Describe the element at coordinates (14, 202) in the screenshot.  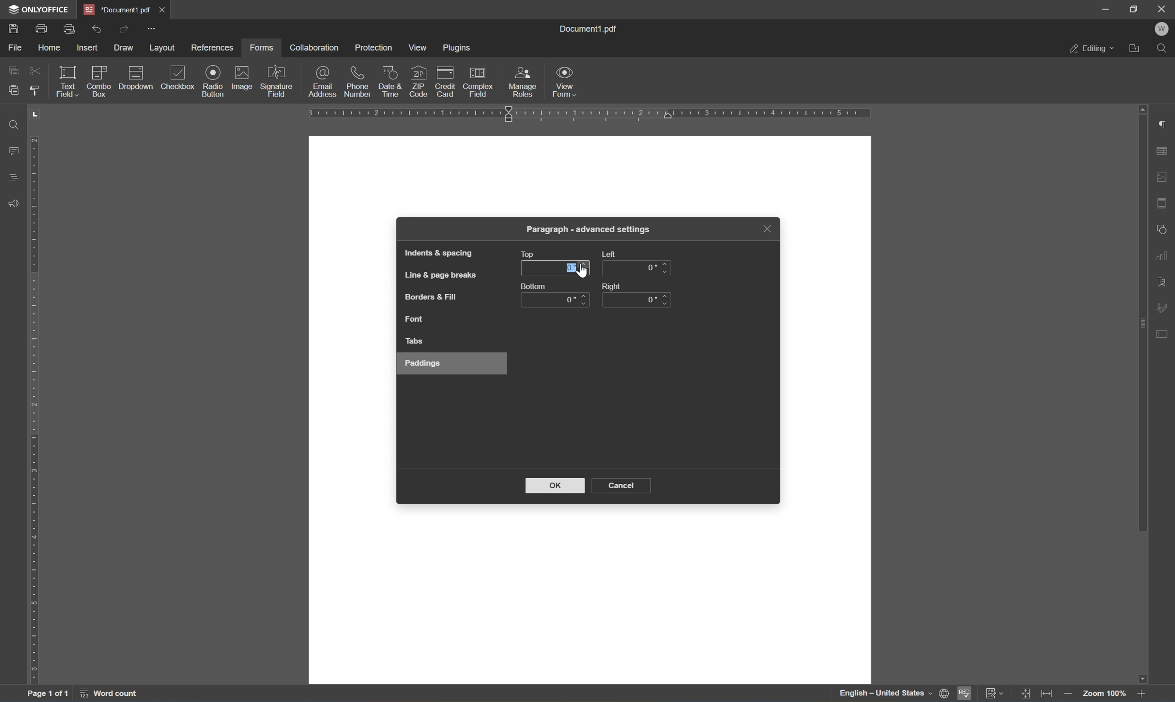
I see `feedback &support` at that location.